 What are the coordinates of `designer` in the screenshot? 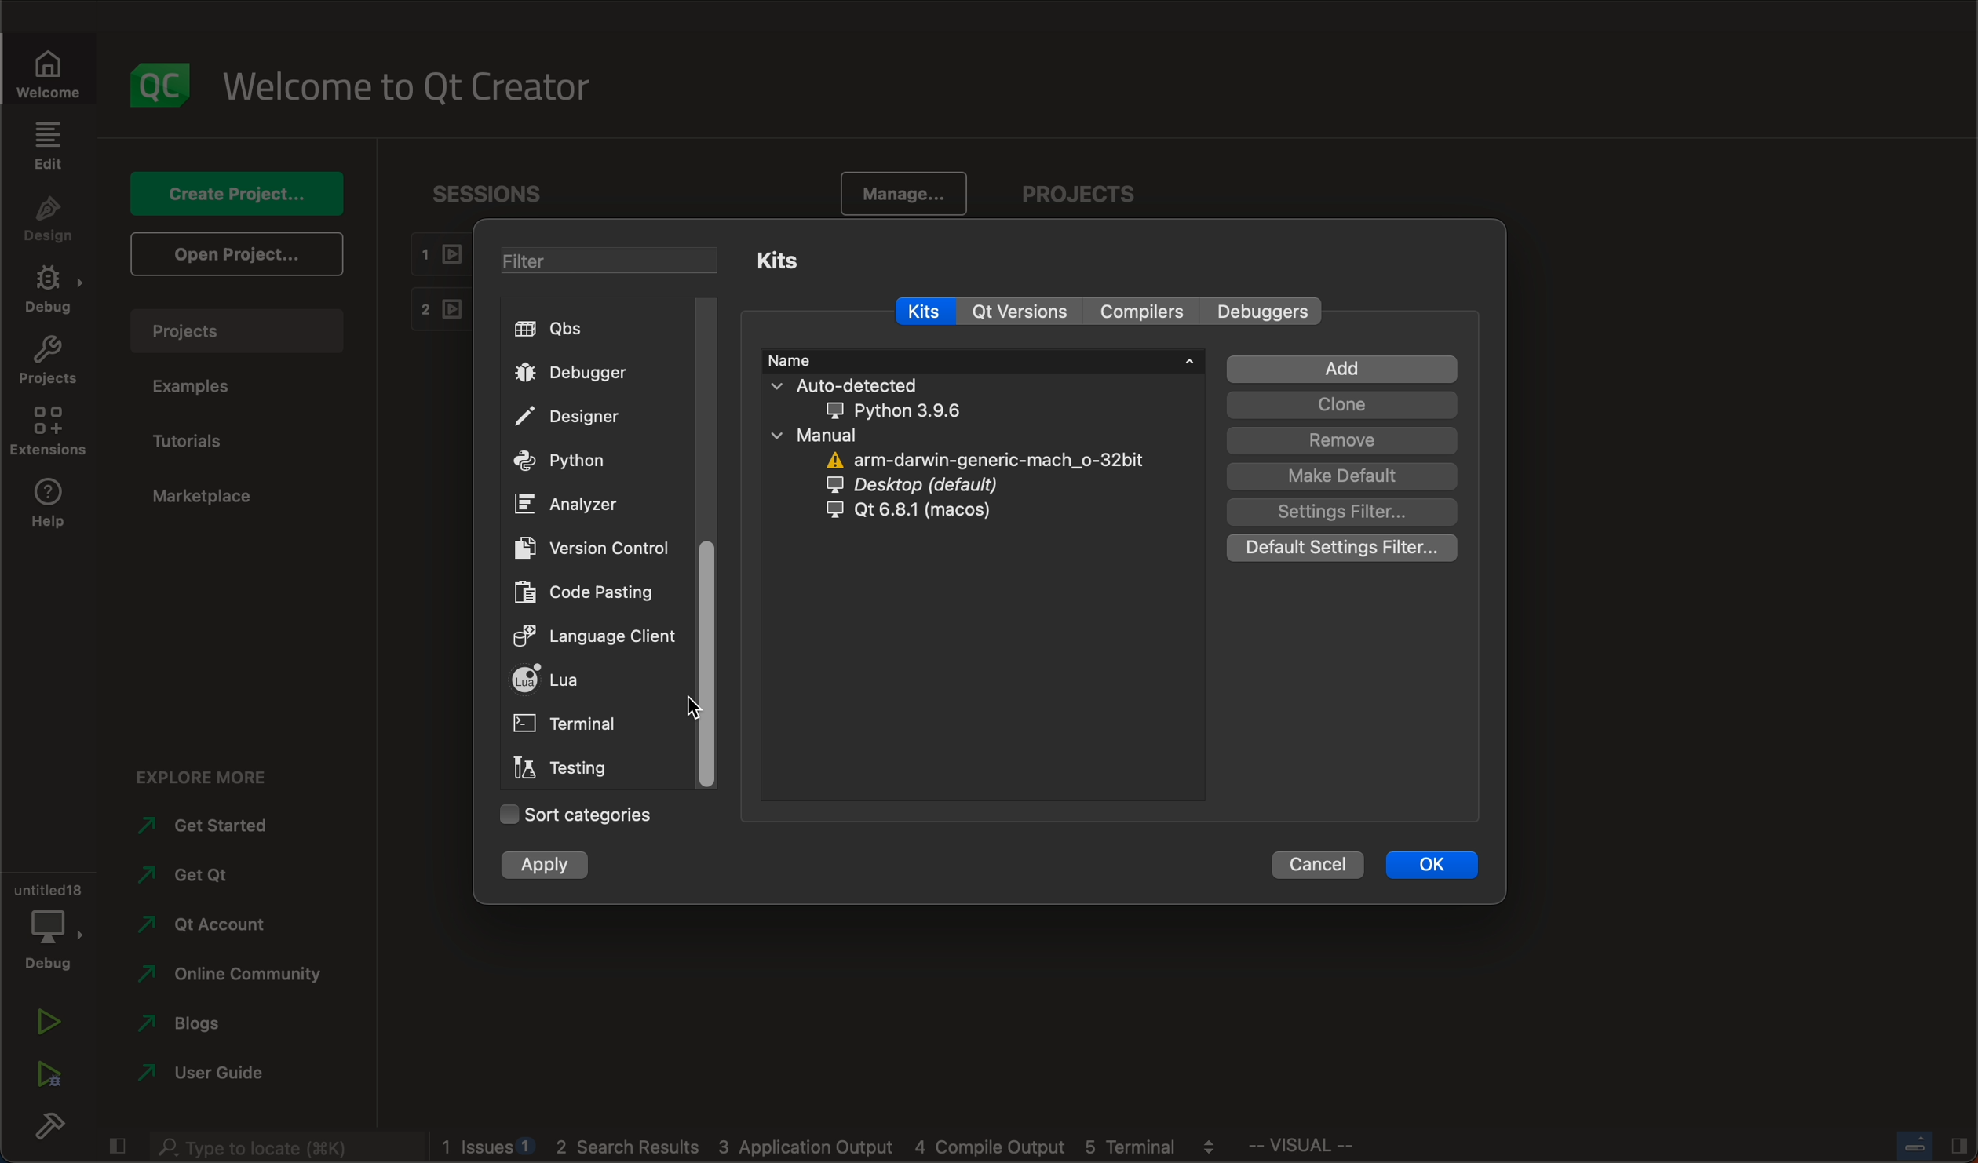 It's located at (582, 416).